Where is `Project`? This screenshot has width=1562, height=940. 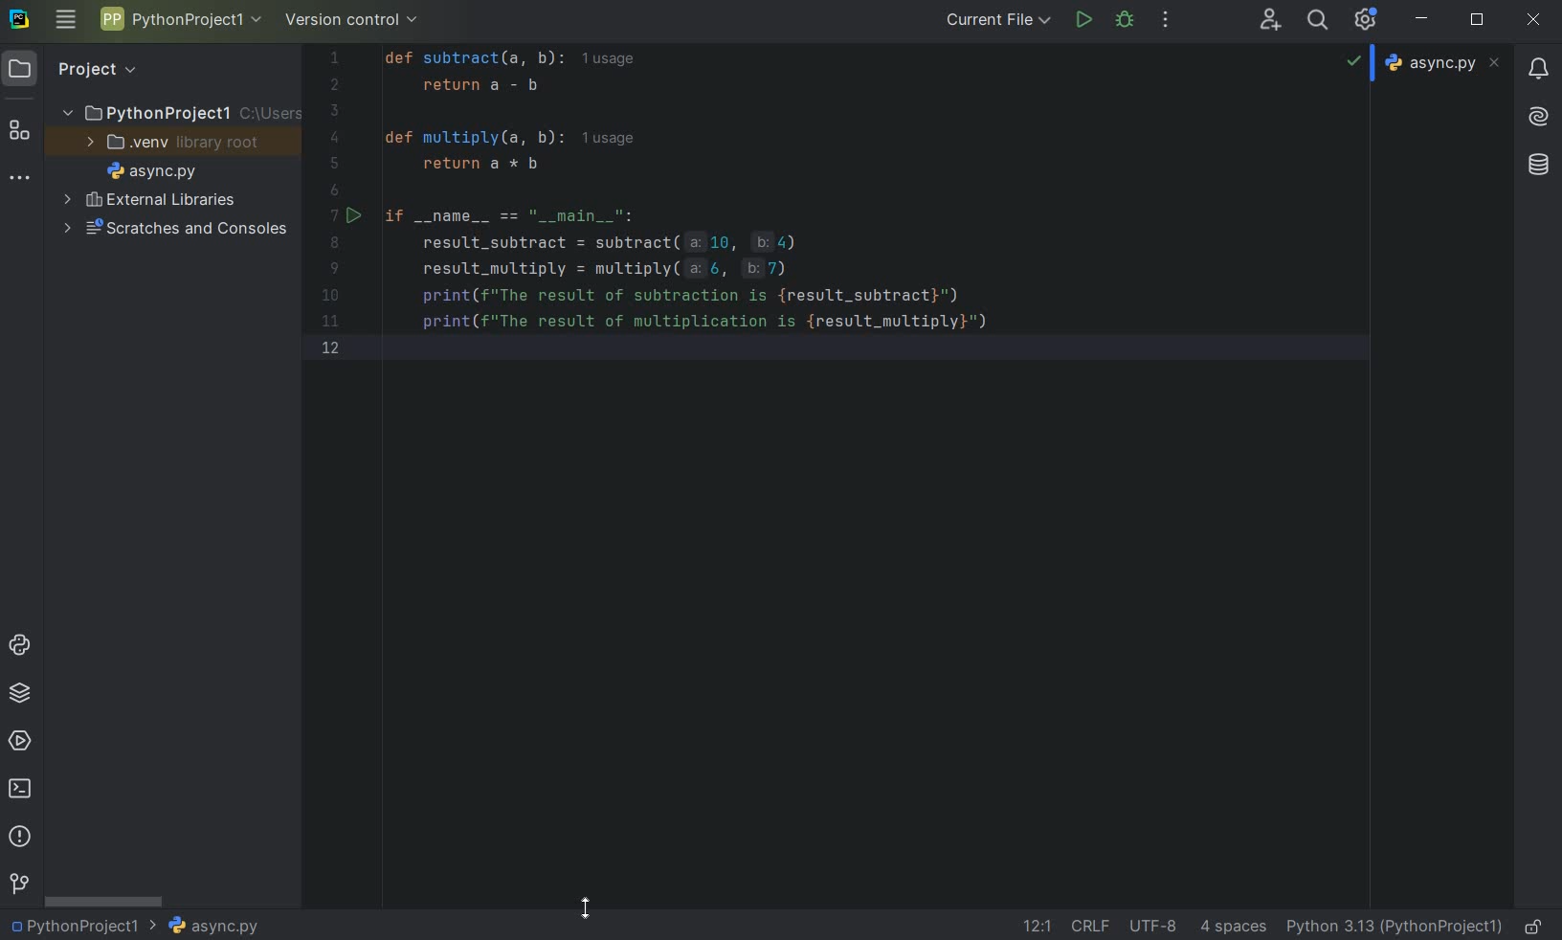
Project is located at coordinates (97, 70).